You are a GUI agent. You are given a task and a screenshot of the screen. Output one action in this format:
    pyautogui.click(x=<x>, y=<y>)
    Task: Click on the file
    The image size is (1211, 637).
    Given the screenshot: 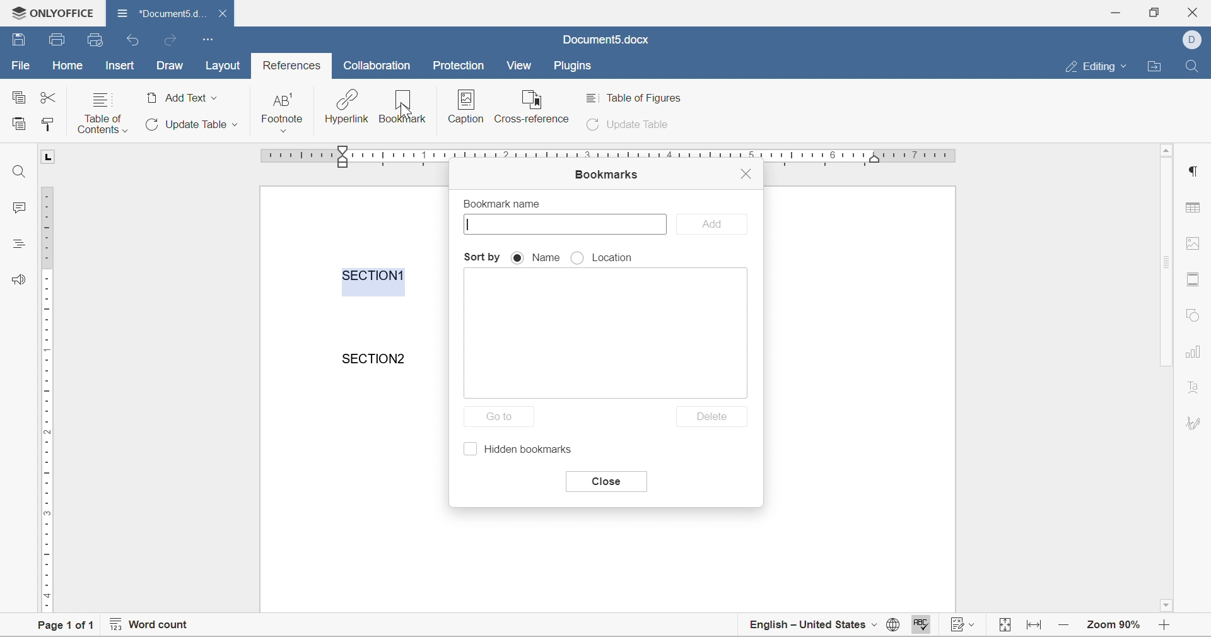 What is the action you would take?
    pyautogui.click(x=20, y=66)
    